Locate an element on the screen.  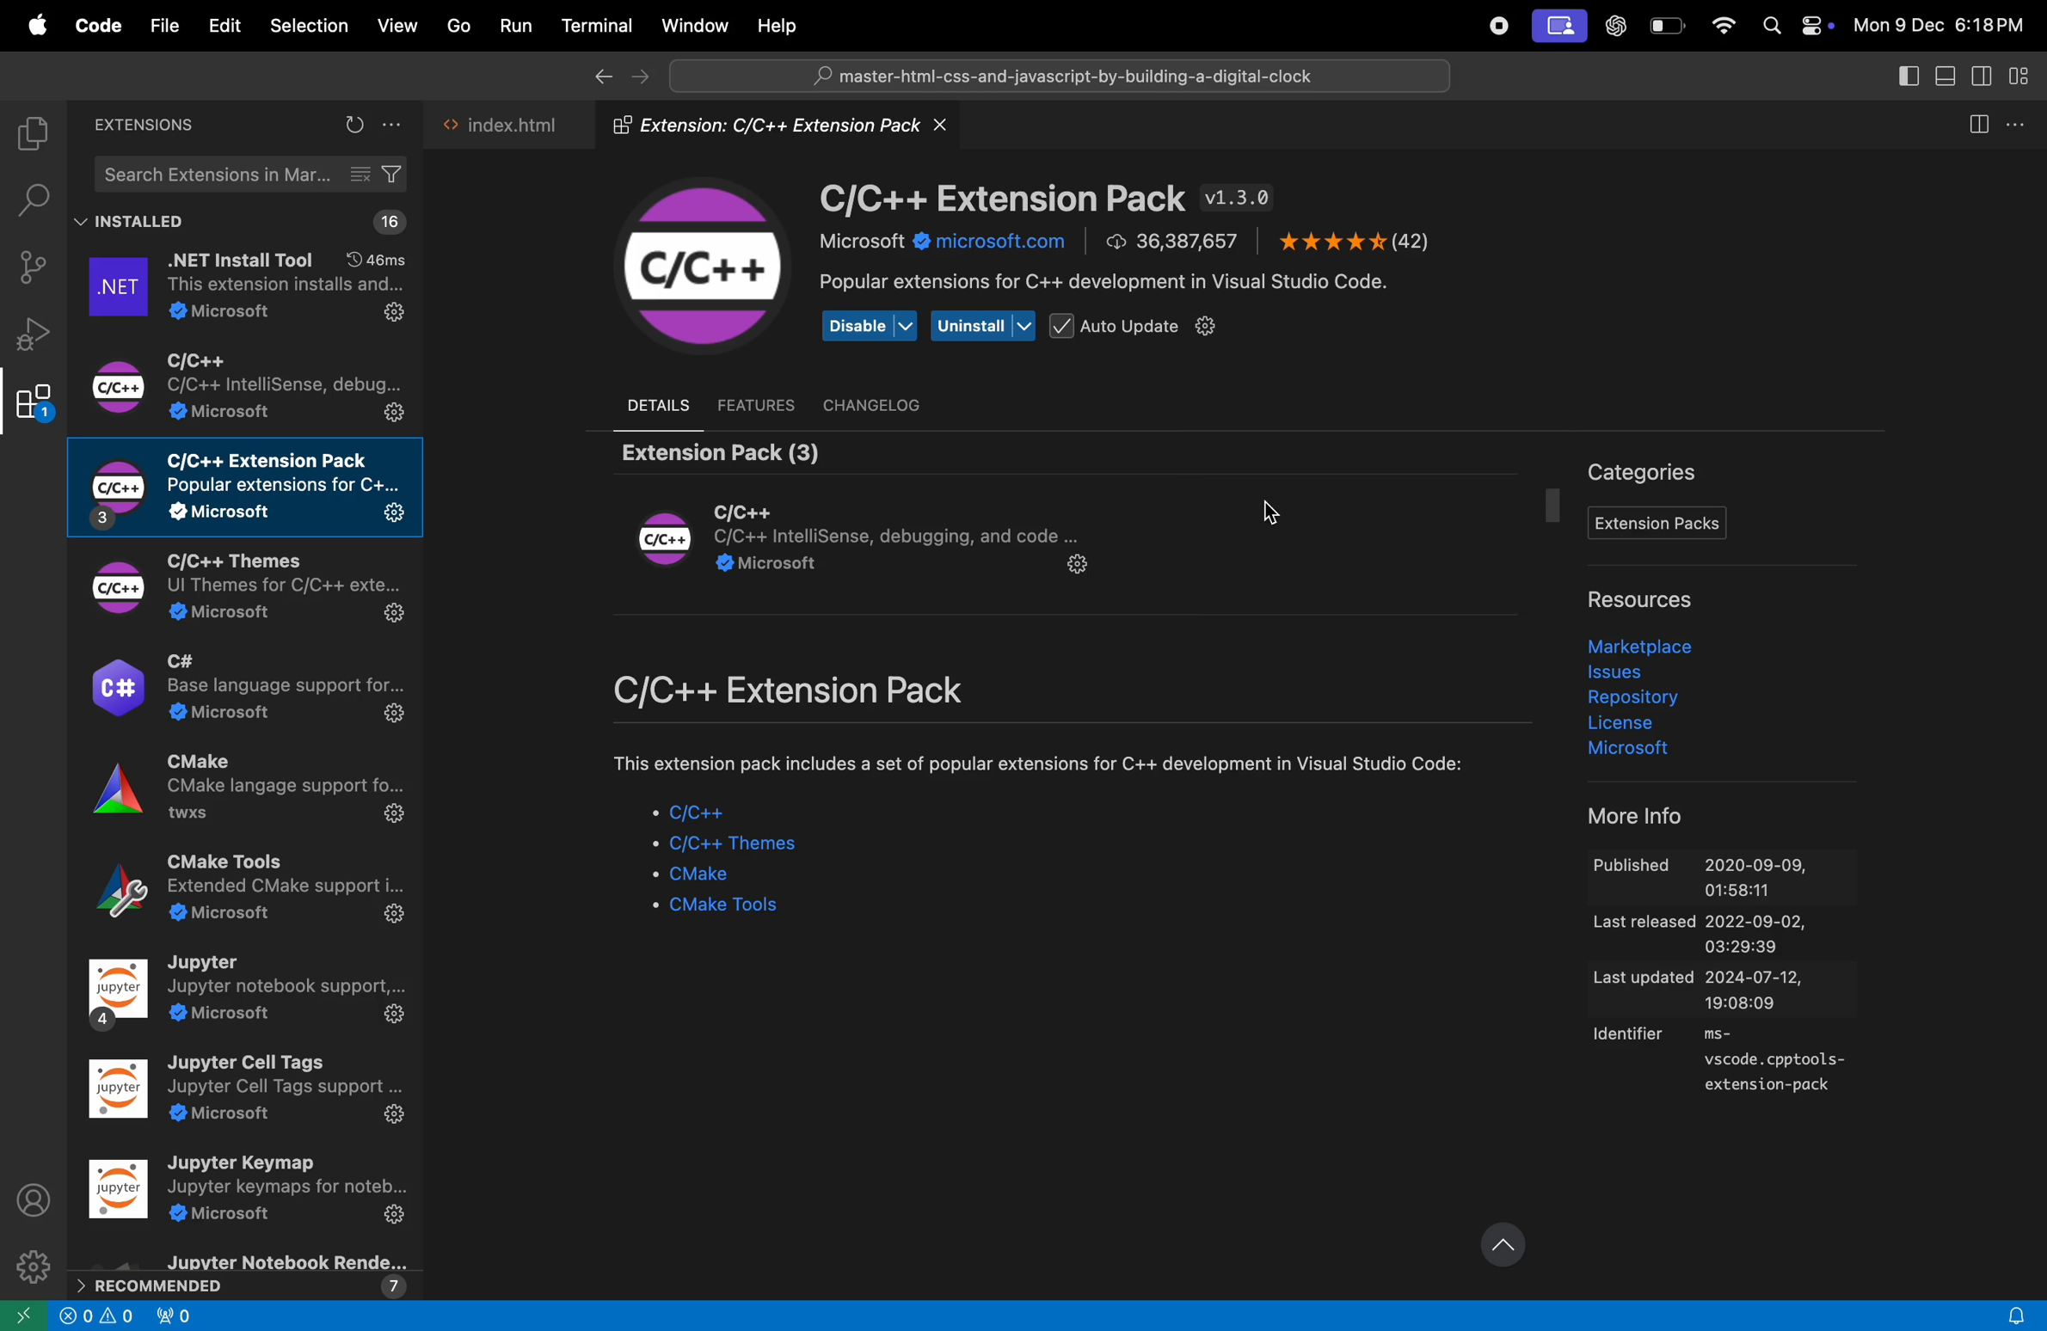
Help is located at coordinates (774, 23).